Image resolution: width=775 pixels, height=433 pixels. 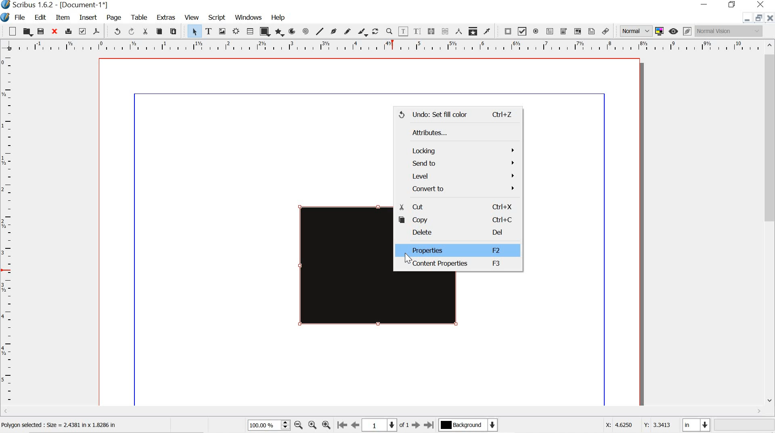 What do you see at coordinates (117, 31) in the screenshot?
I see `undo` at bounding box center [117, 31].